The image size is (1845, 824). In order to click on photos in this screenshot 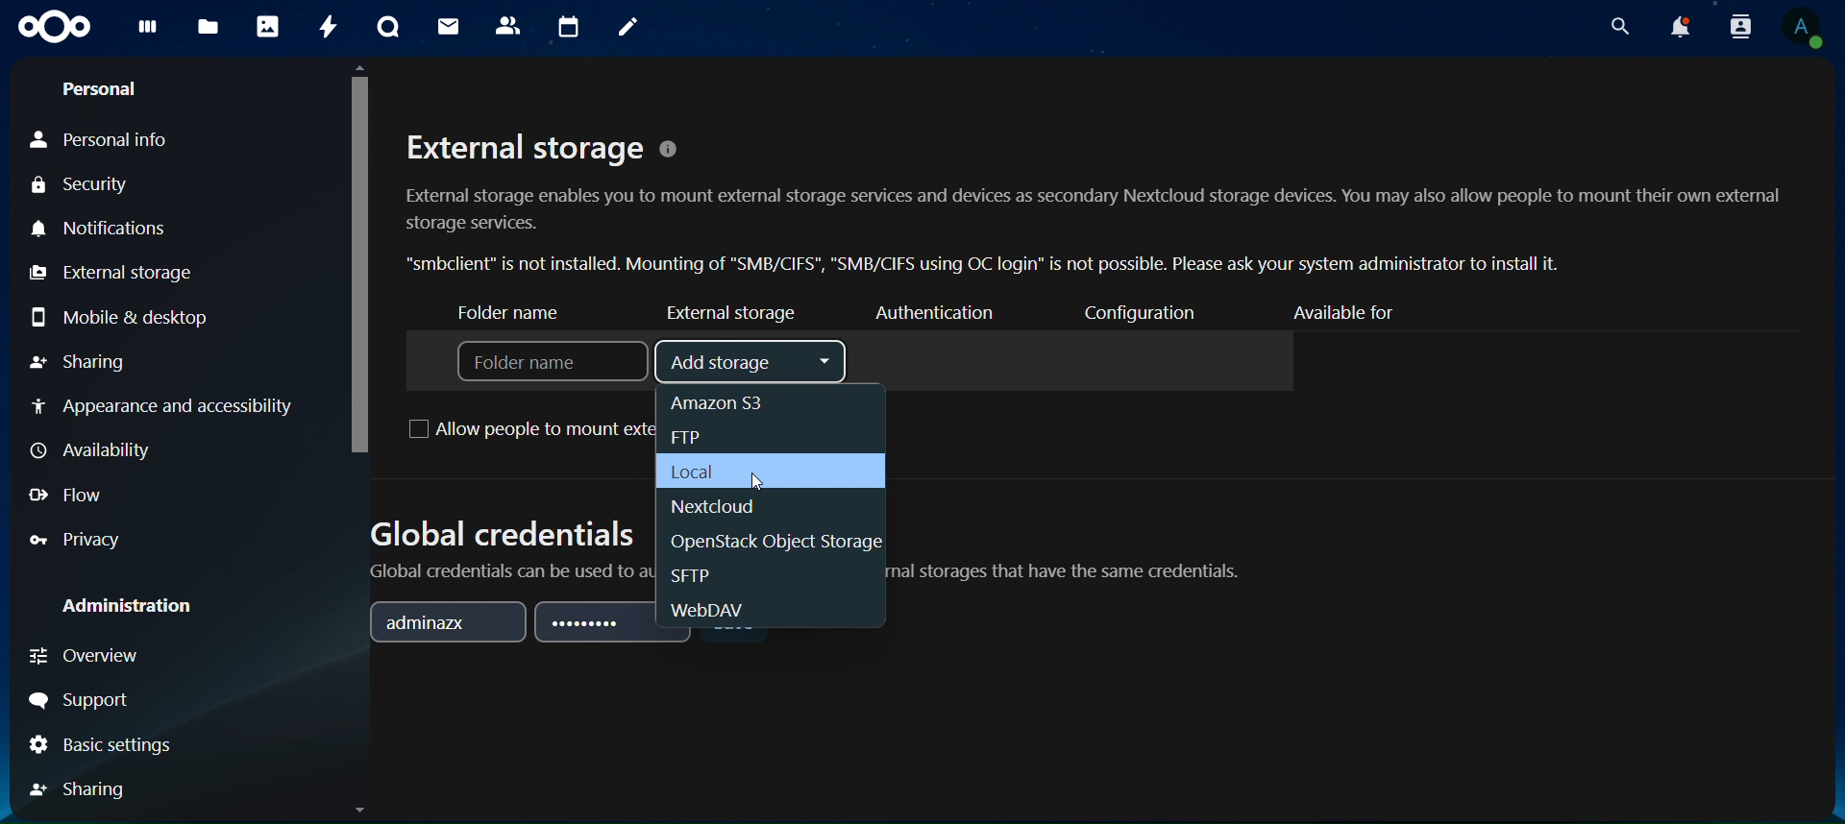, I will do `click(269, 27)`.